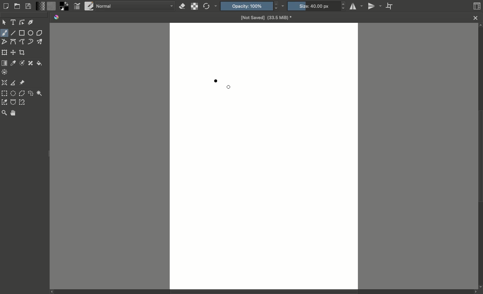  What do you see at coordinates (77, 7) in the screenshot?
I see `Edit brush settings` at bounding box center [77, 7].